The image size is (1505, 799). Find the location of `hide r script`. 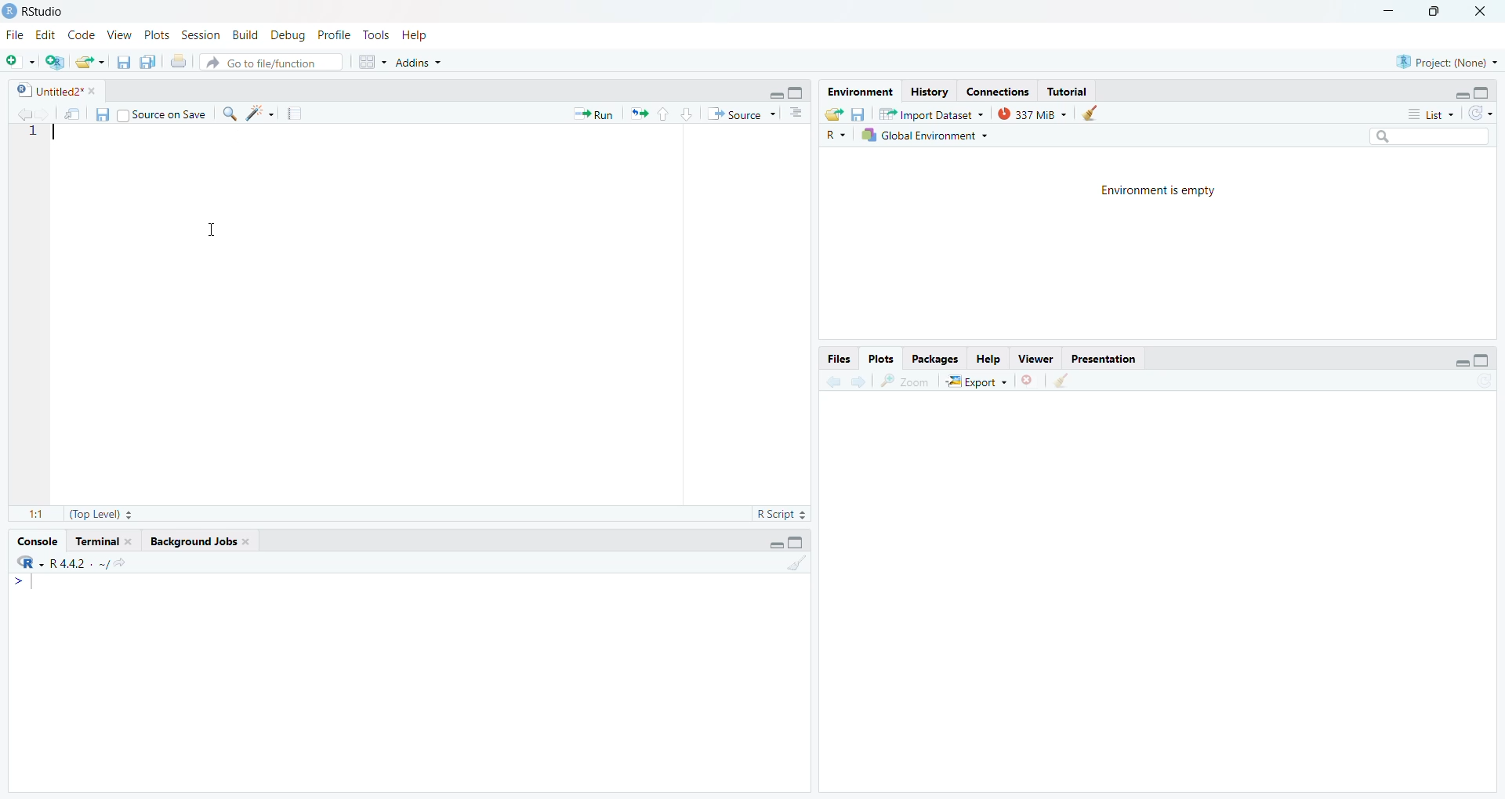

hide r script is located at coordinates (772, 96).